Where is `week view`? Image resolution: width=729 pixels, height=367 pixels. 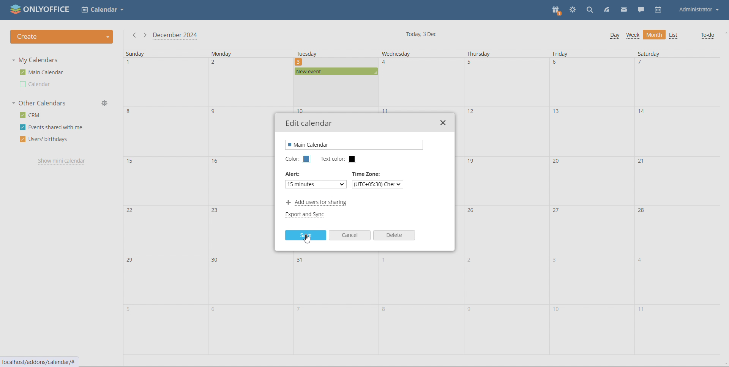 week view is located at coordinates (633, 36).